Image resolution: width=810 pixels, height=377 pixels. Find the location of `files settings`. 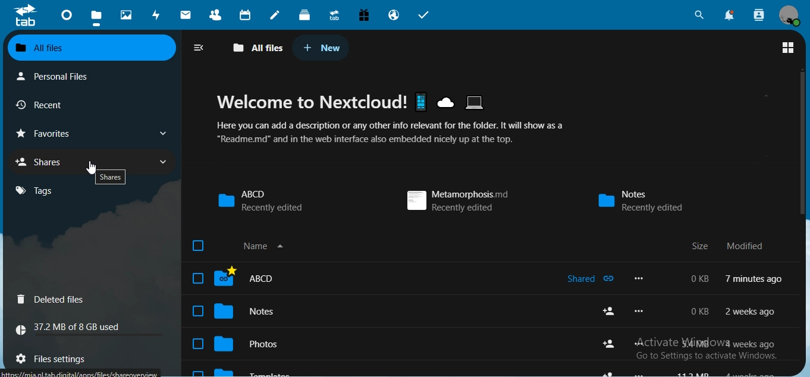

files settings is located at coordinates (70, 357).